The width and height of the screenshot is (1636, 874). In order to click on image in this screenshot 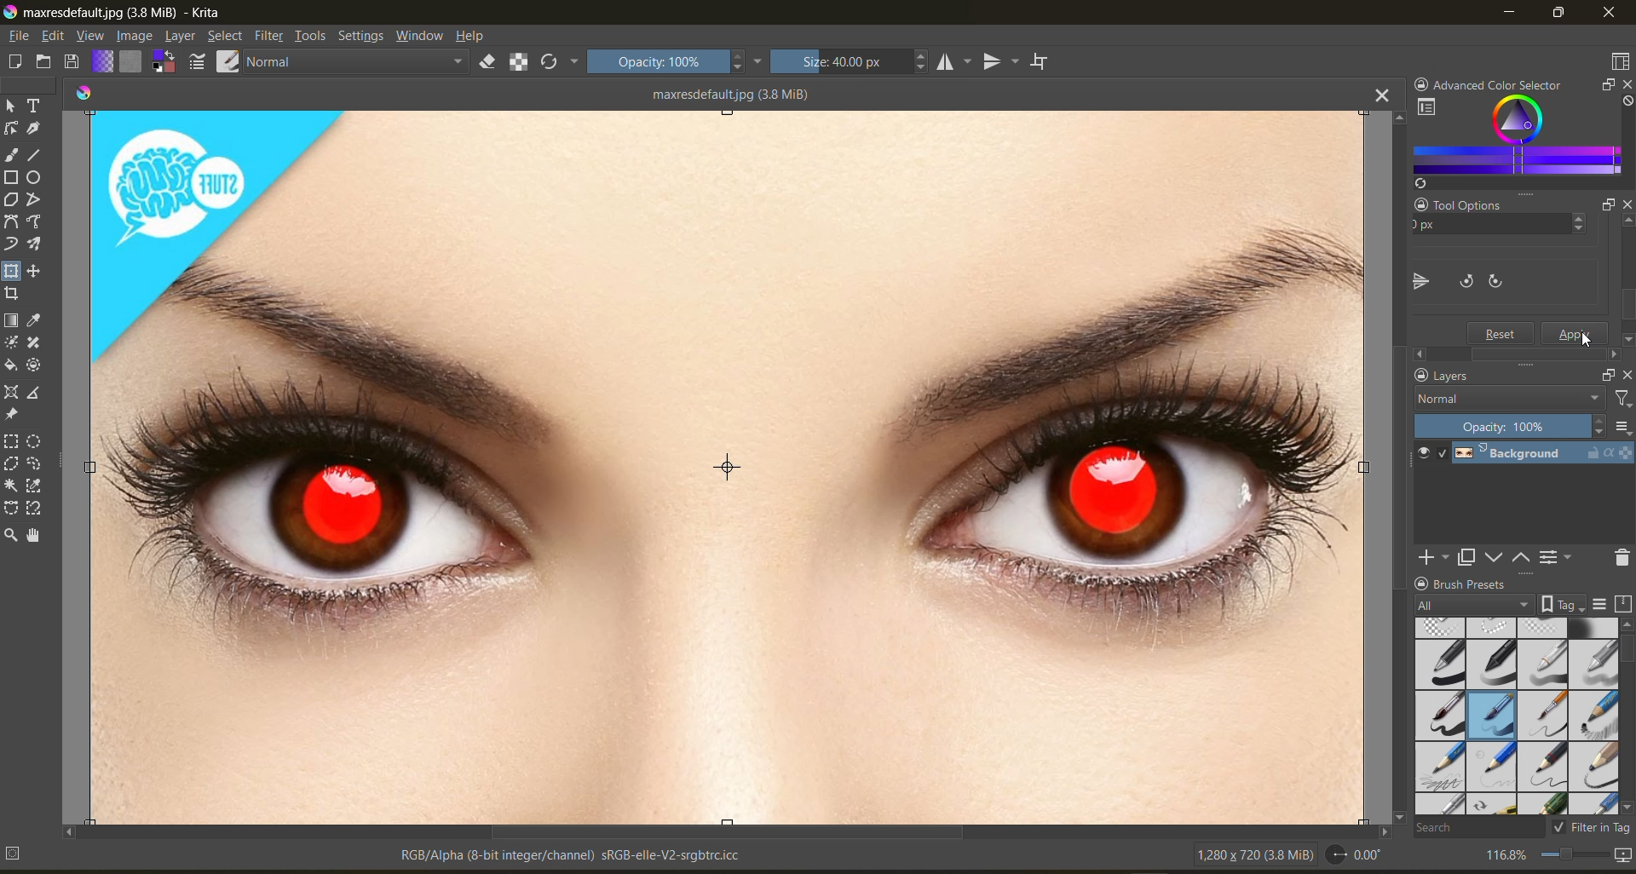, I will do `click(136, 36)`.